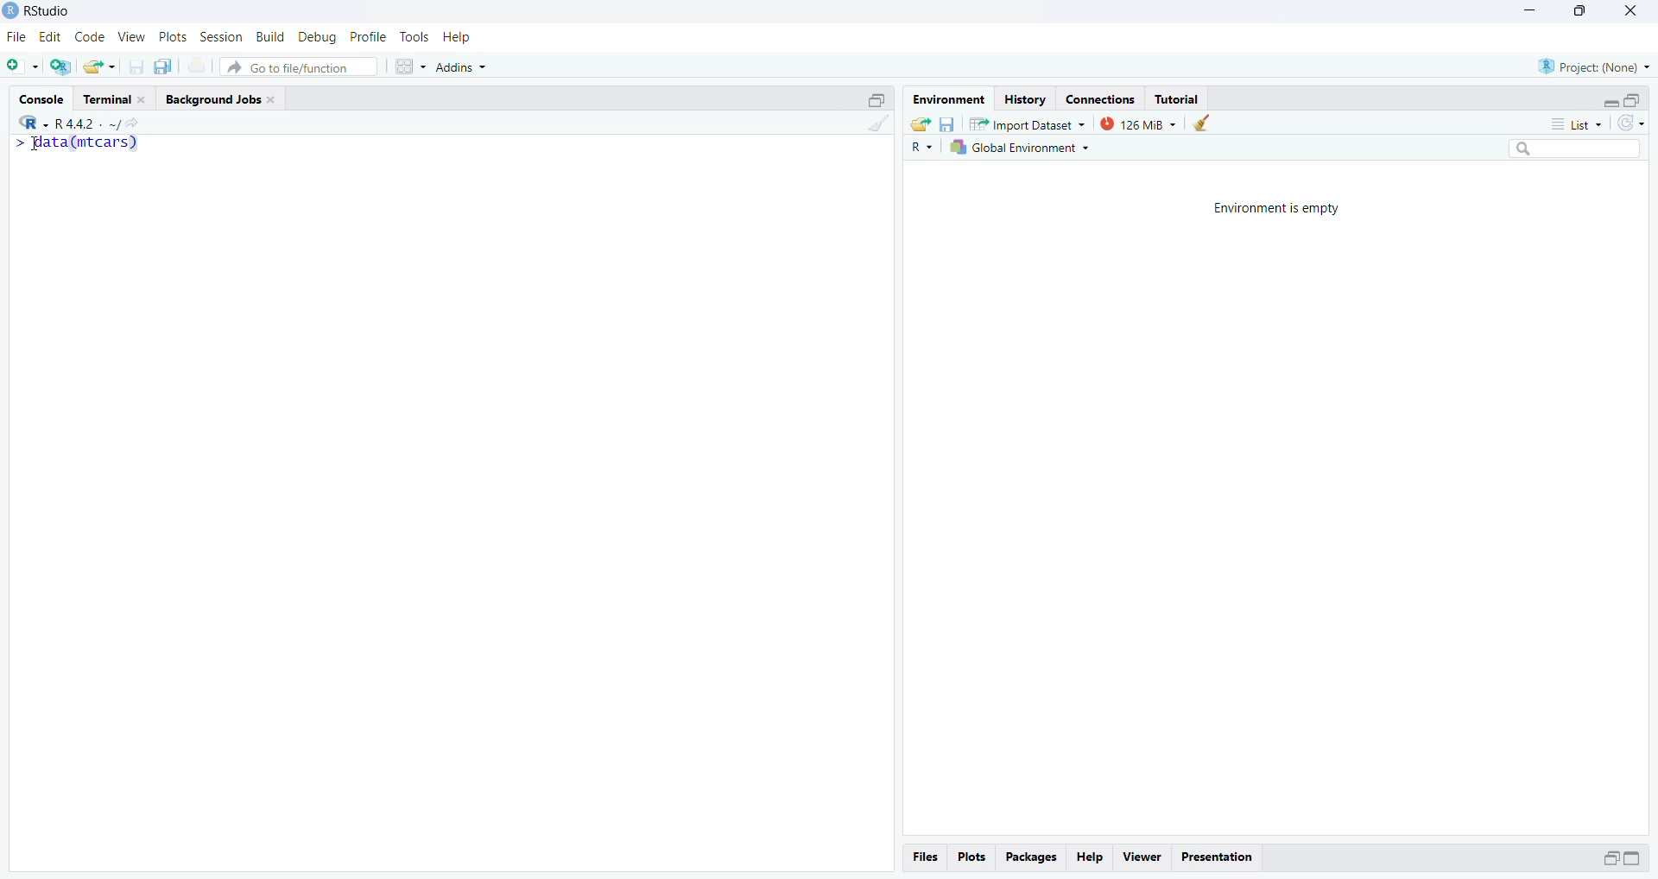  Describe the element at coordinates (1216, 857) in the screenshot. I see `Presentation` at that location.